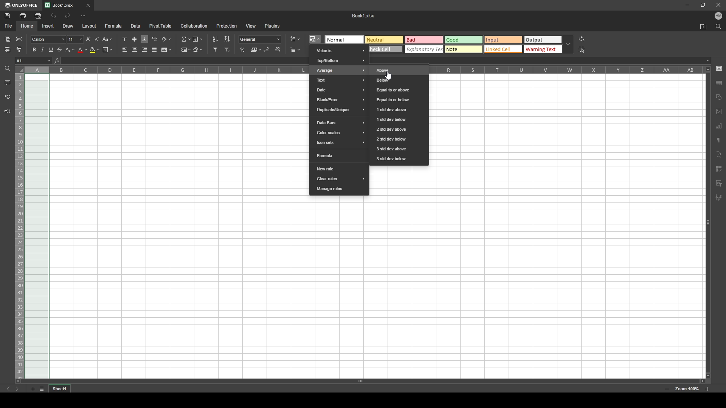 The width and height of the screenshot is (726, 408). I want to click on 2 std dev above, so click(399, 130).